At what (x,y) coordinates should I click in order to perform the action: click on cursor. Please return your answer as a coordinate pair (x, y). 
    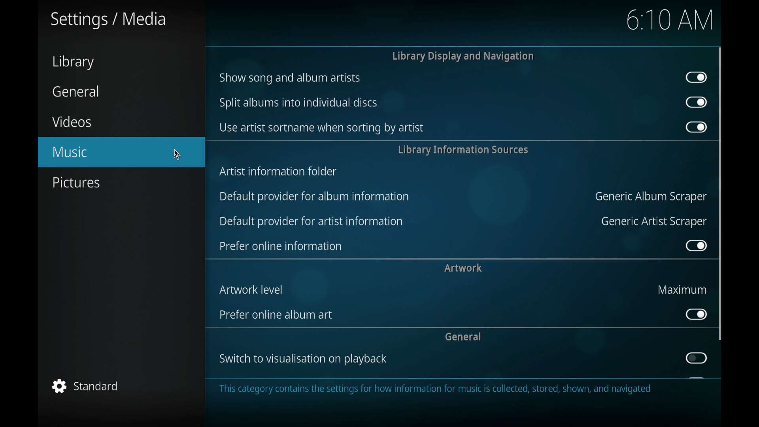
    Looking at the image, I should click on (177, 155).